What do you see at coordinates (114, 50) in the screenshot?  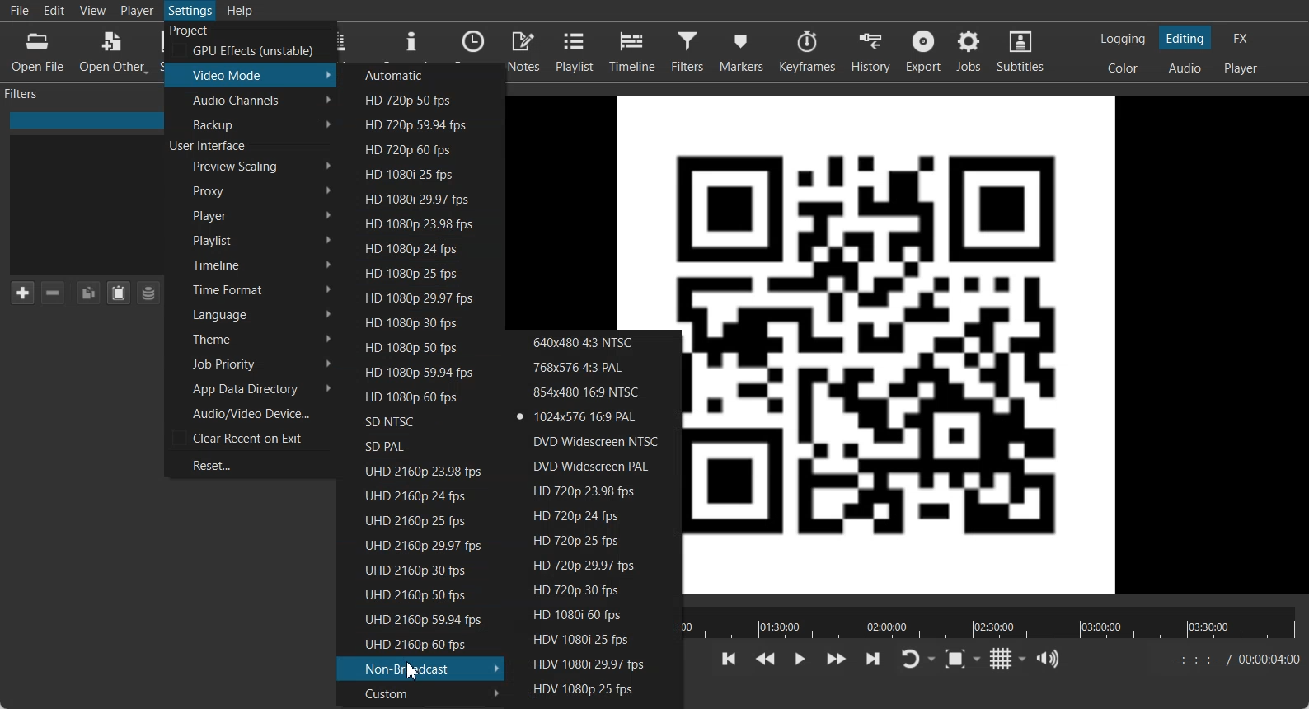 I see `Open Other` at bounding box center [114, 50].